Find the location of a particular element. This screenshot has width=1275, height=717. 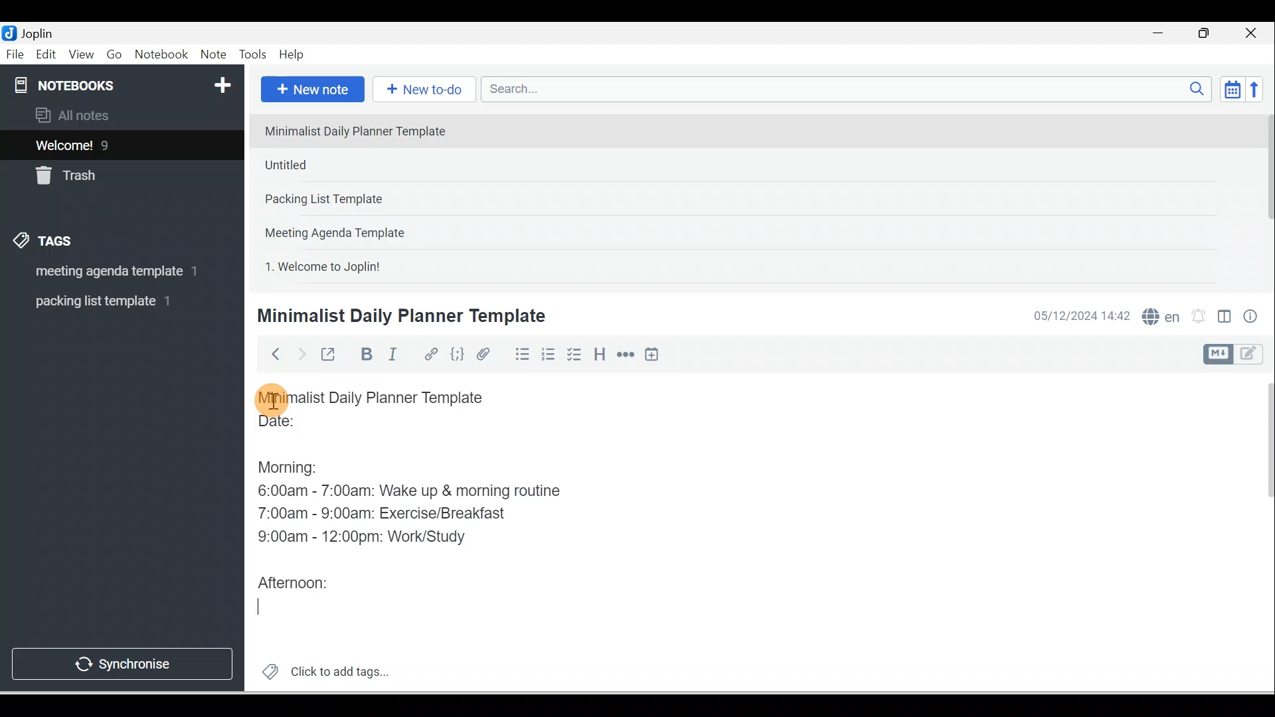

Attach file is located at coordinates (487, 354).